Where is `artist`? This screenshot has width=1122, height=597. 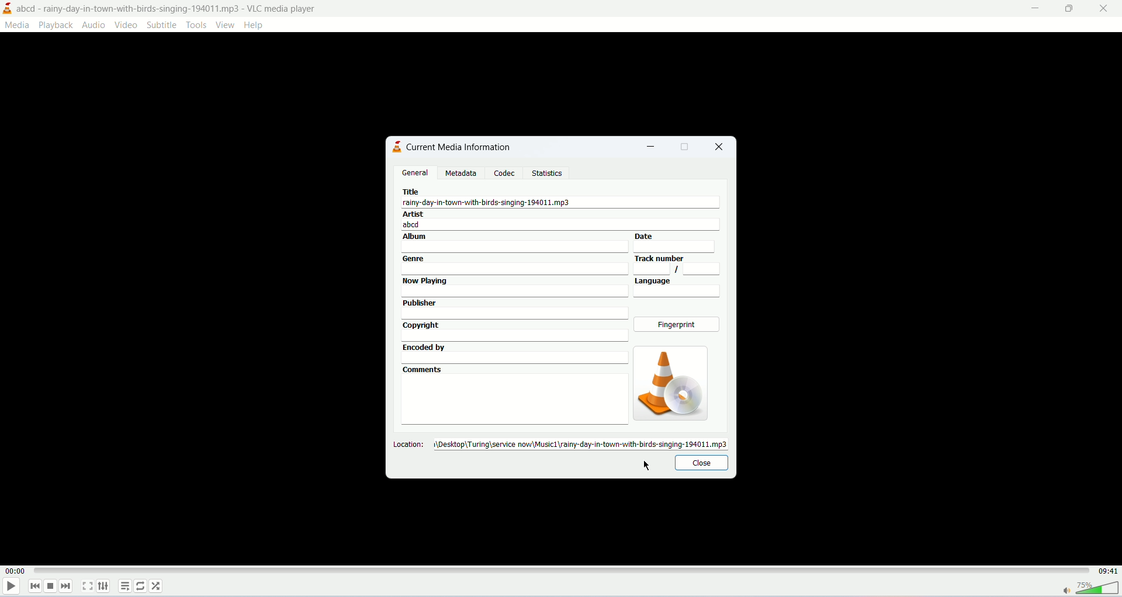 artist is located at coordinates (560, 220).